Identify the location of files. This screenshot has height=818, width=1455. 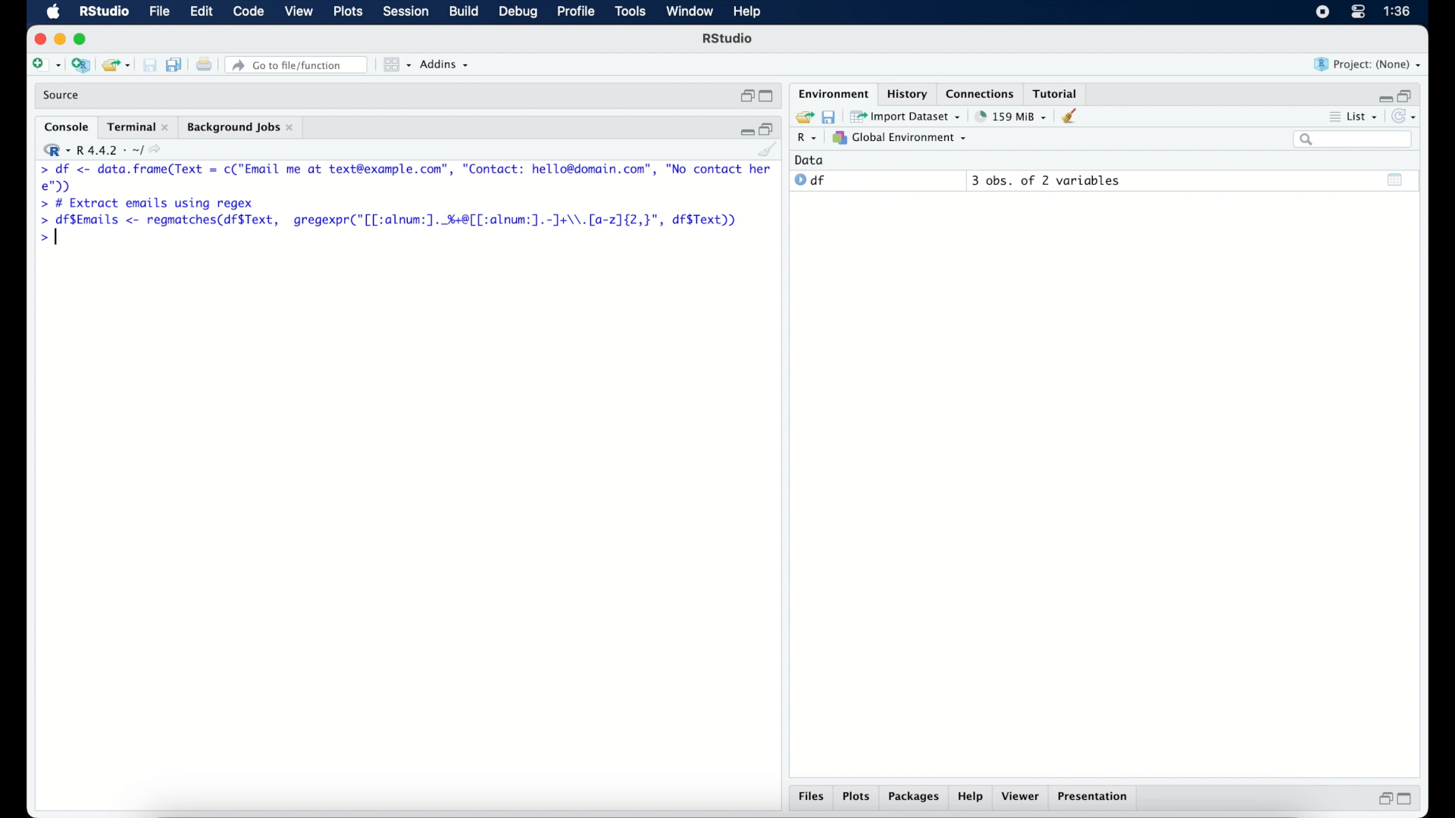
(809, 796).